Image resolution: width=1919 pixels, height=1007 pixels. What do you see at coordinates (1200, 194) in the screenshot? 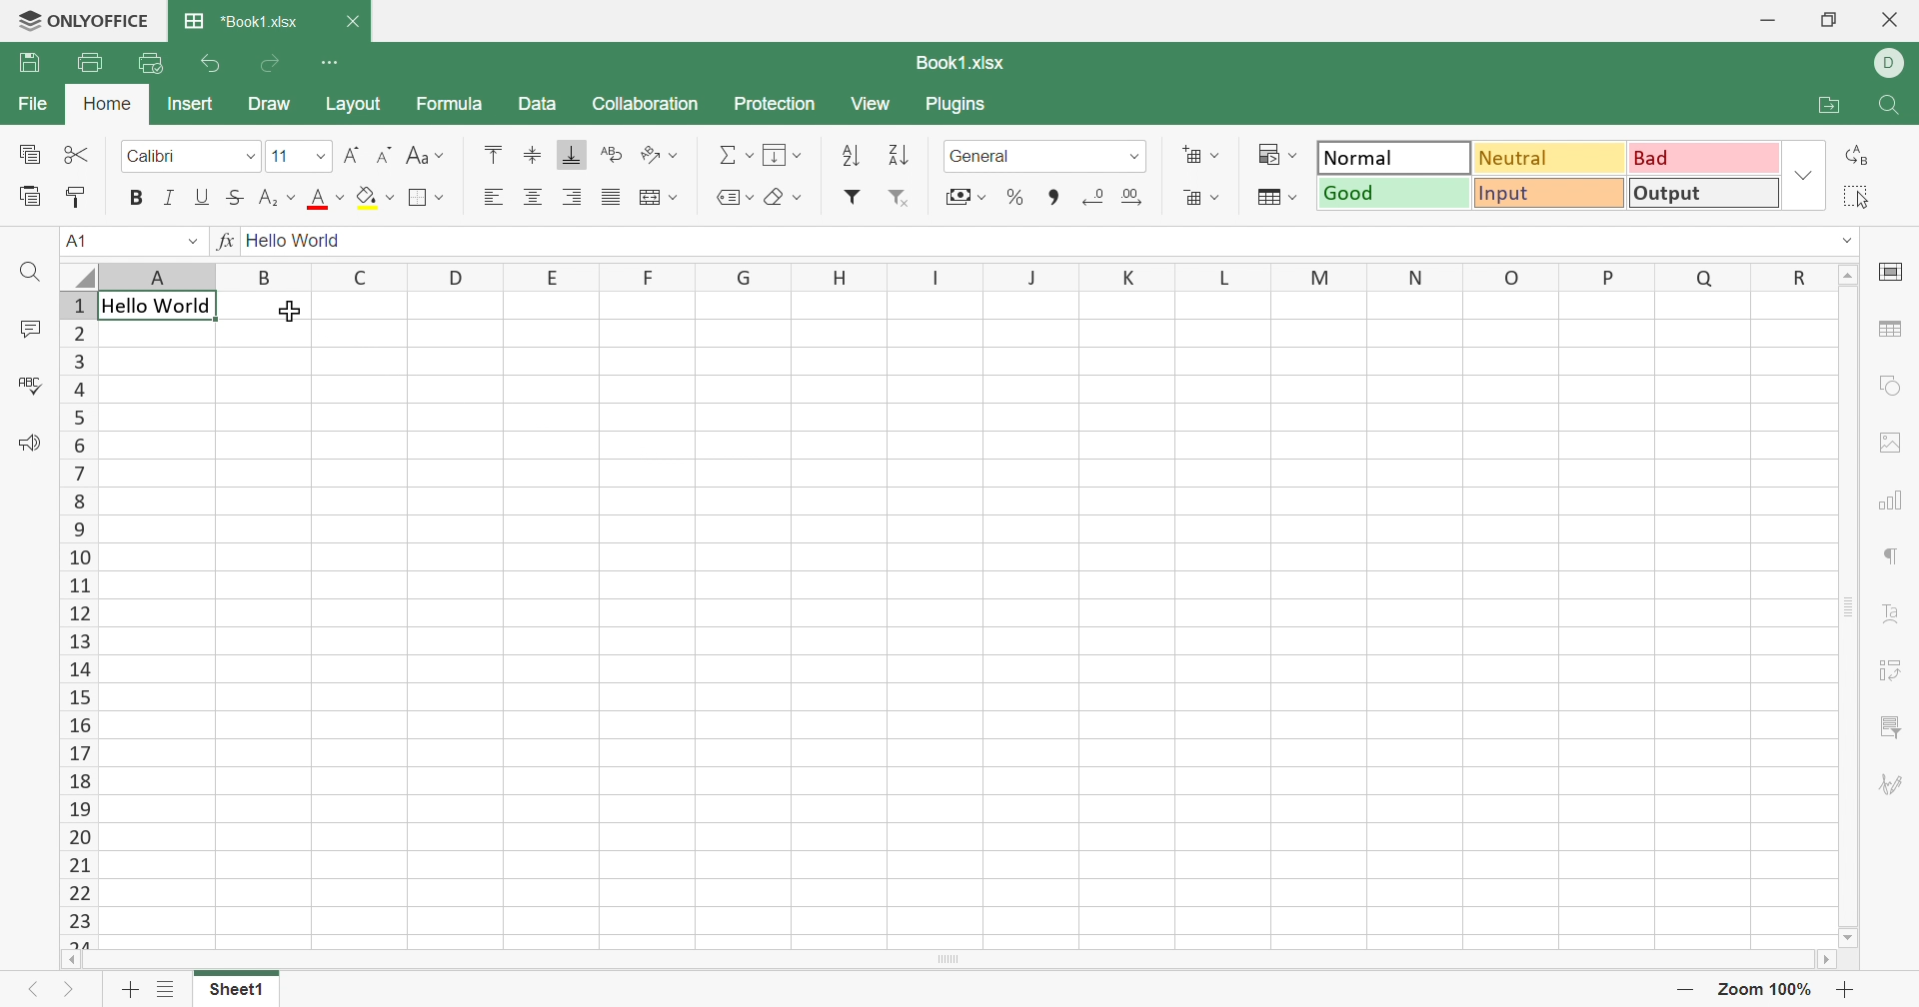
I see `Decreace cells` at bounding box center [1200, 194].